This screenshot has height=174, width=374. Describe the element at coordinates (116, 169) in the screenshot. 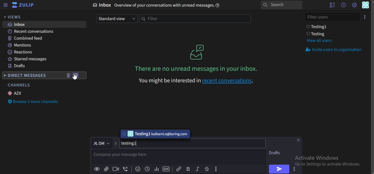

I see `add video call` at that location.